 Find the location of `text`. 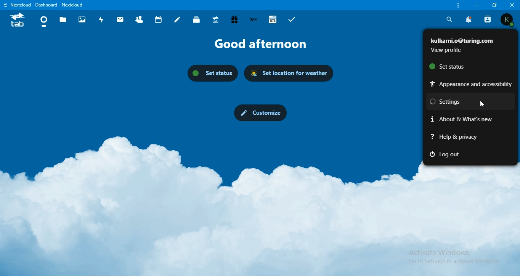

text is located at coordinates (463, 46).